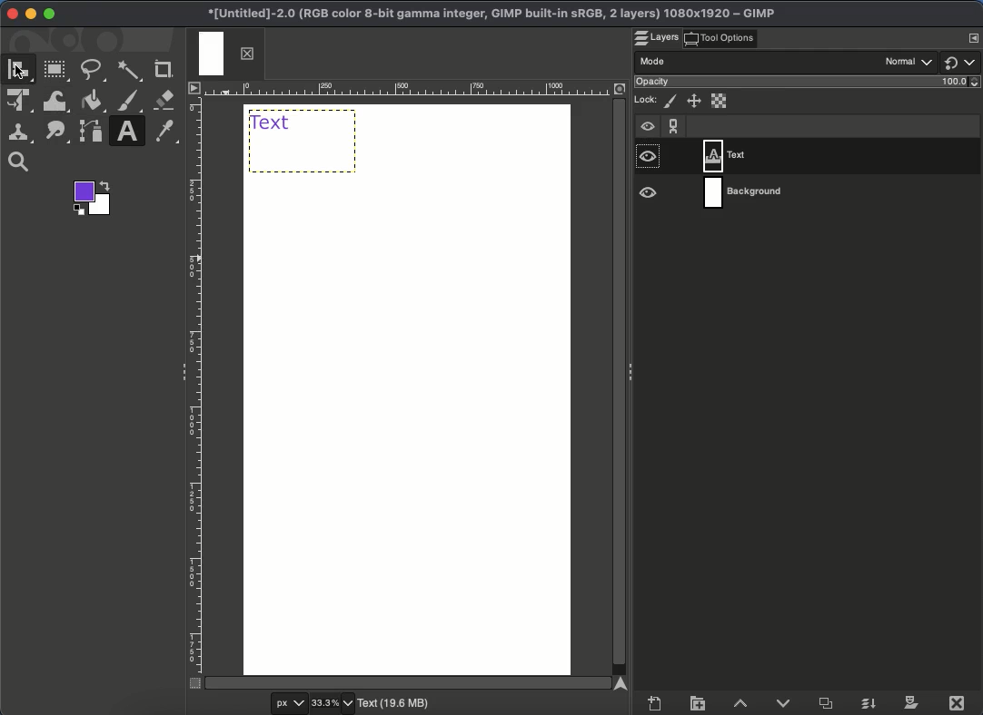 This screenshot has width=983, height=715. I want to click on Create new layer, so click(653, 704).